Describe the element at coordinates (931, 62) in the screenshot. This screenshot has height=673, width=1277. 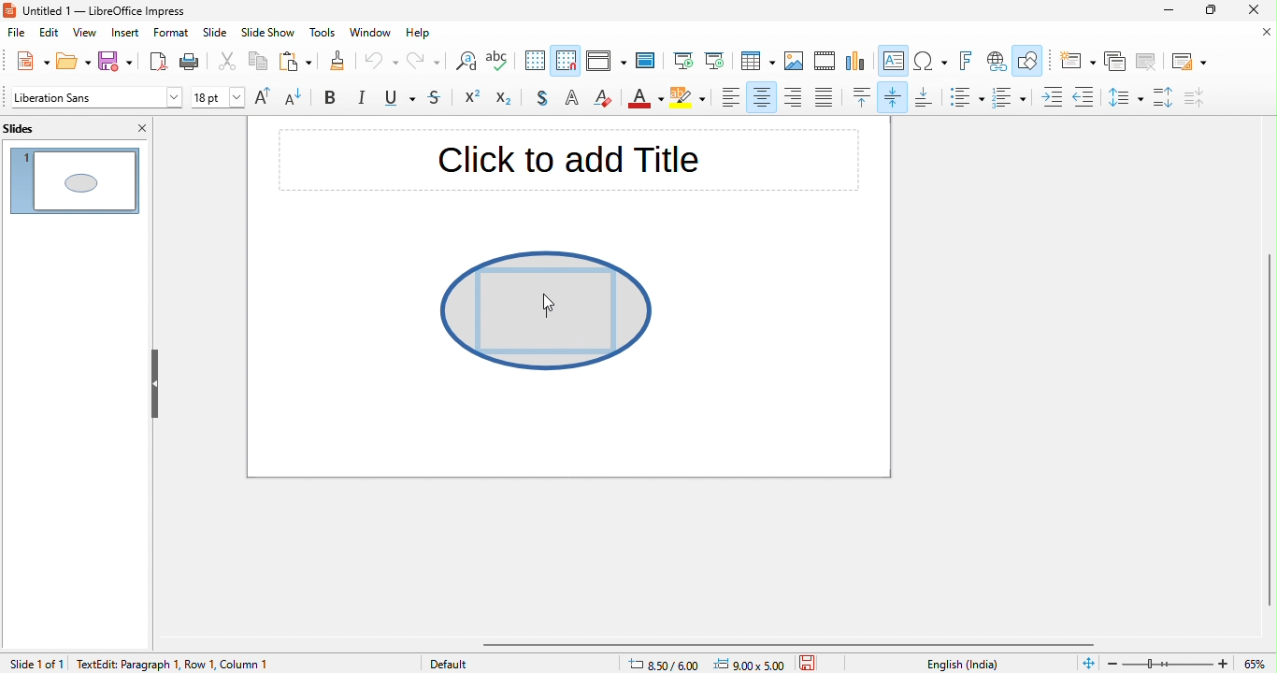
I see `special character` at that location.